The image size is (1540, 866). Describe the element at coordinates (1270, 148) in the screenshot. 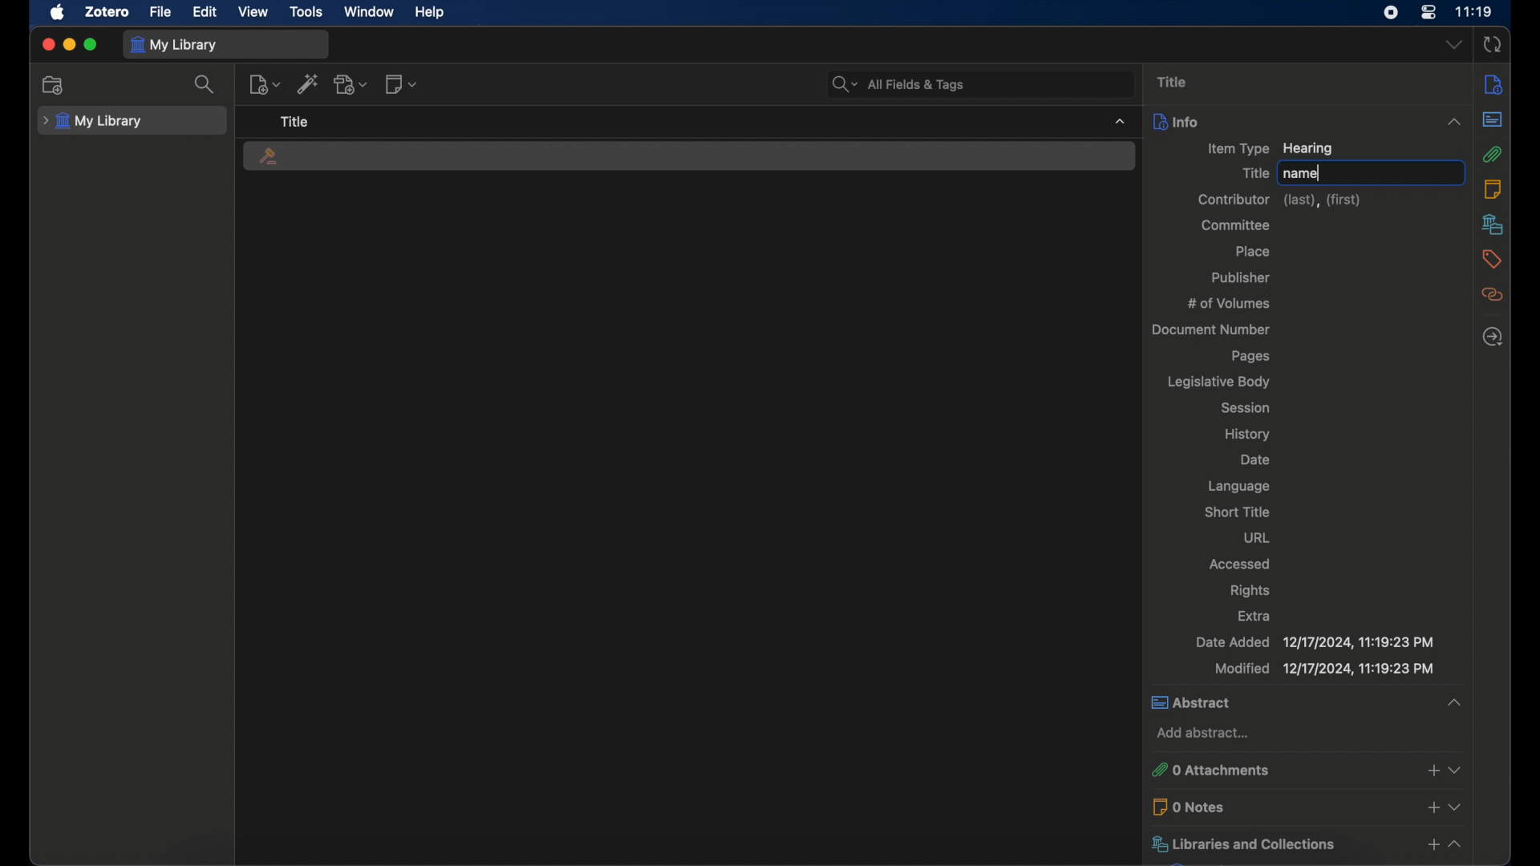

I see `item type ` at that location.